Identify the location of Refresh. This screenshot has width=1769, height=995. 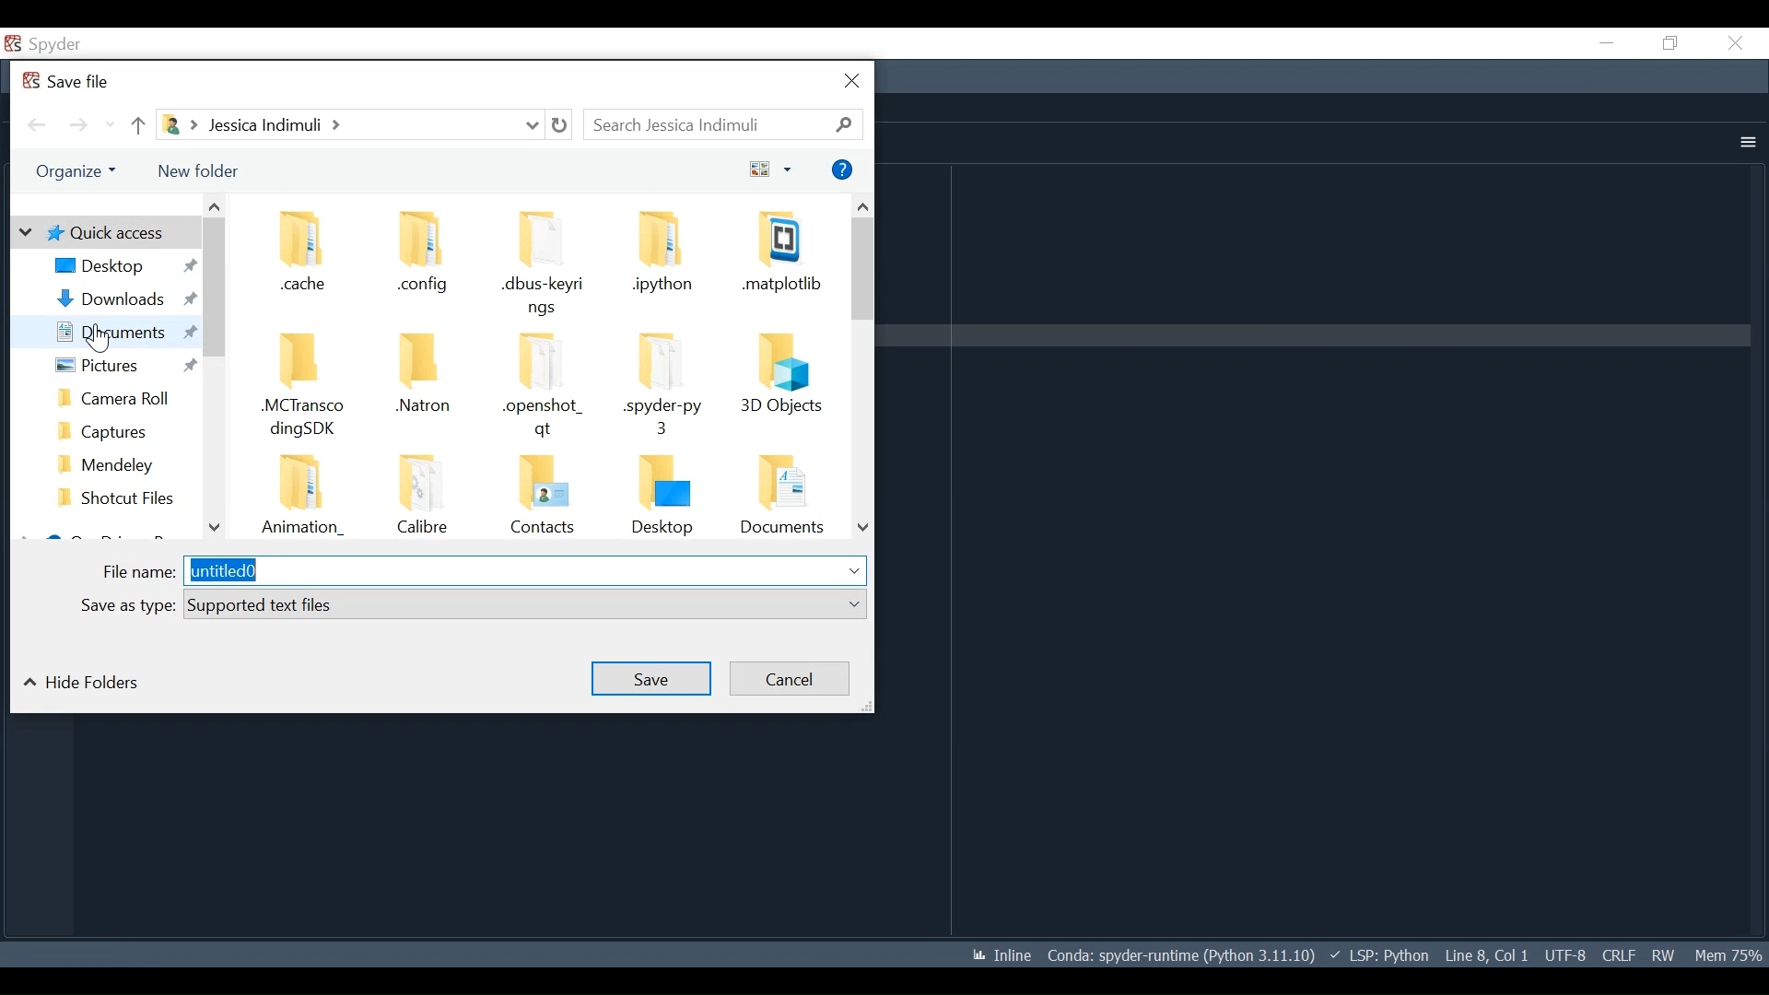
(559, 125).